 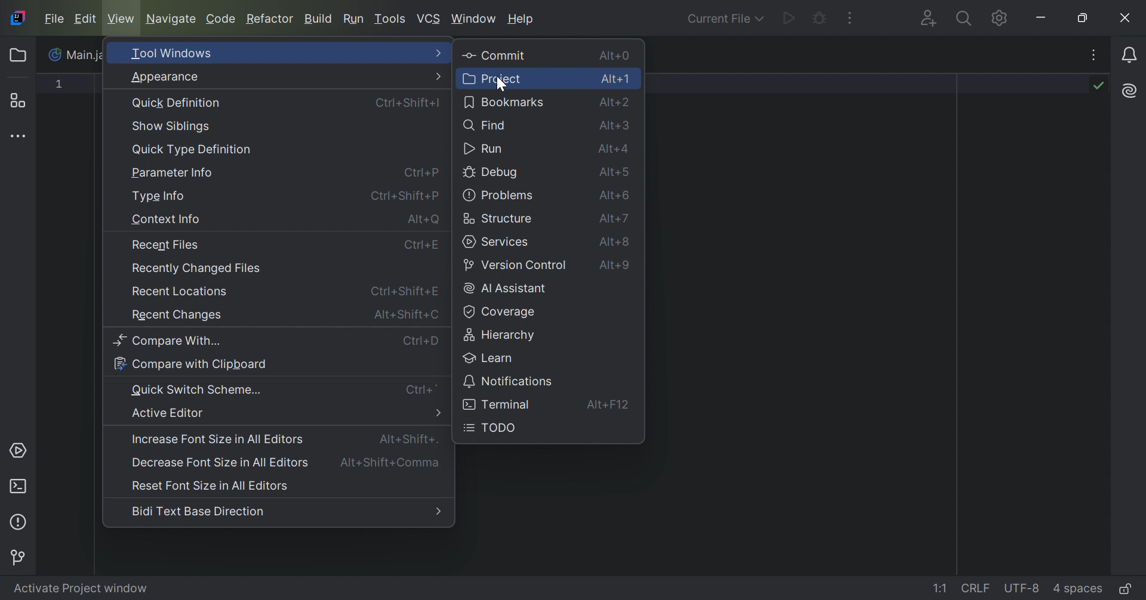 What do you see at coordinates (1077, 587) in the screenshot?
I see `4 spaces` at bounding box center [1077, 587].